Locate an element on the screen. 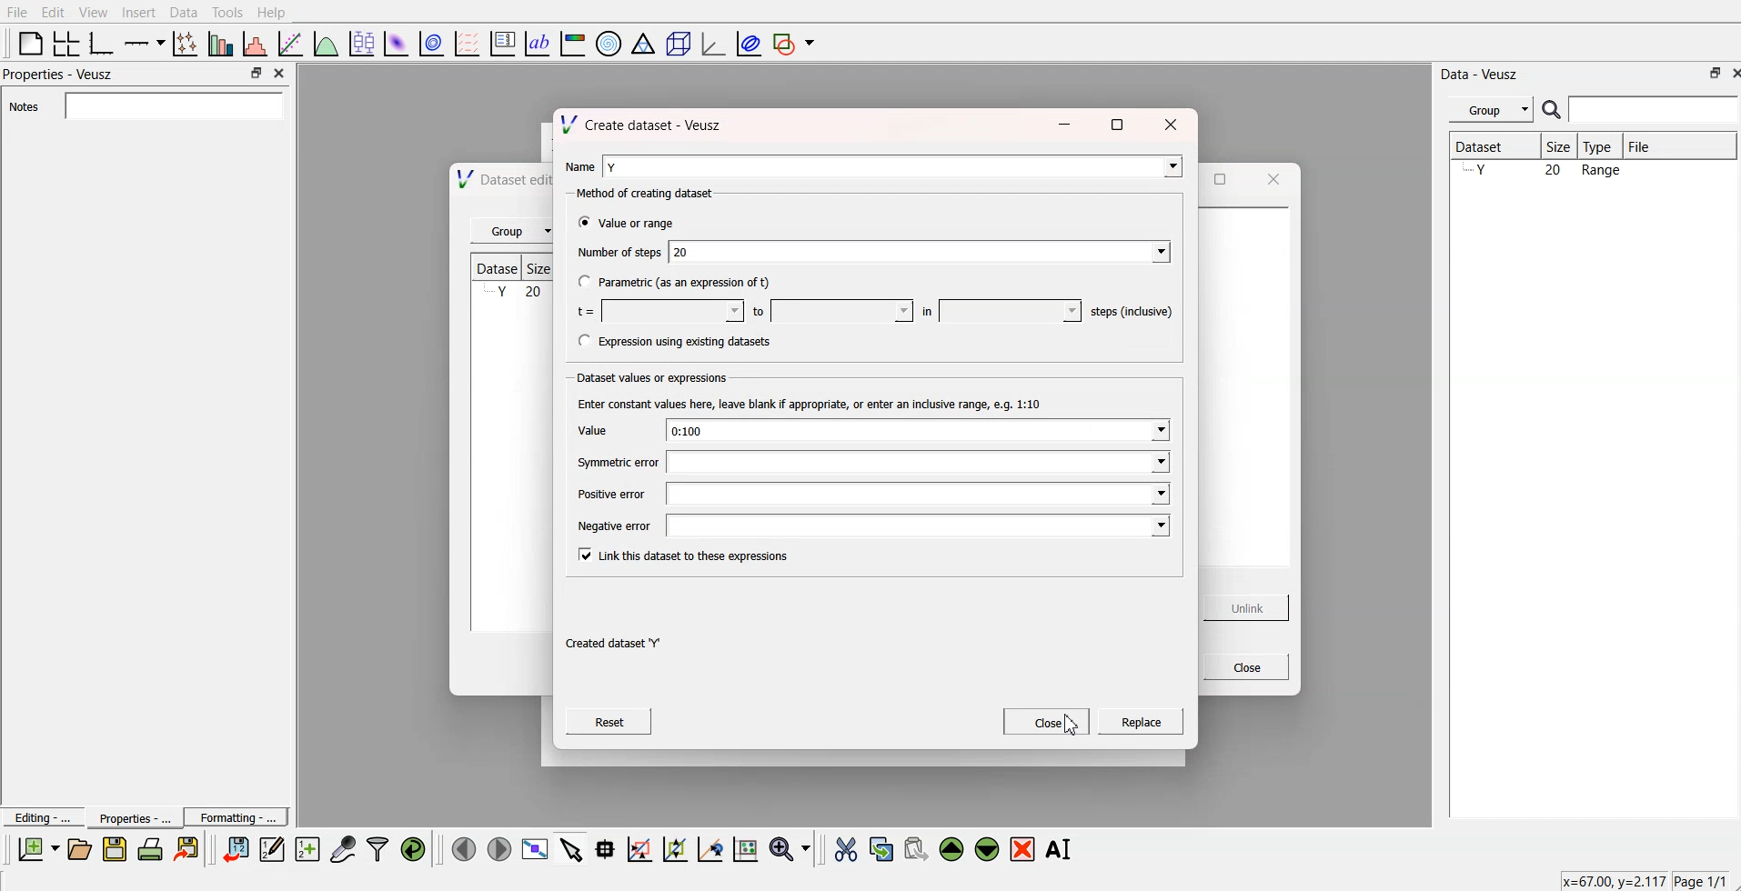 This screenshot has height=891, width=1741. move up is located at coordinates (953, 847).